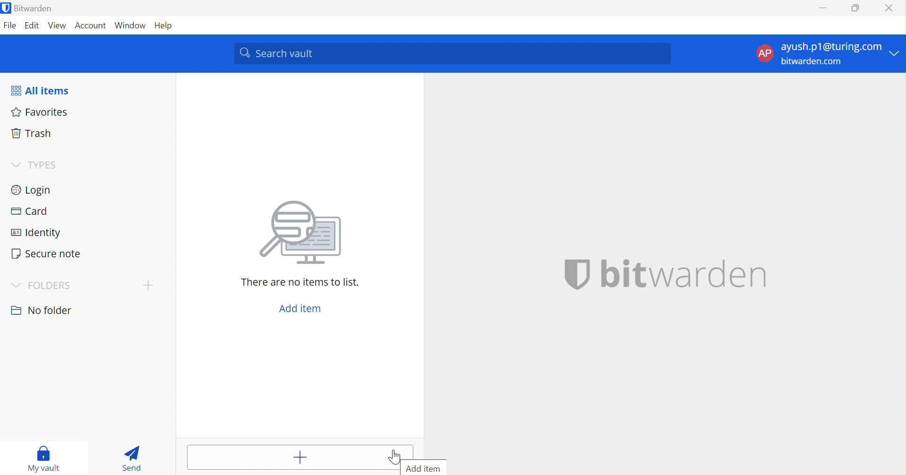 This screenshot has height=475, width=906. I want to click on TYPES, so click(46, 165).